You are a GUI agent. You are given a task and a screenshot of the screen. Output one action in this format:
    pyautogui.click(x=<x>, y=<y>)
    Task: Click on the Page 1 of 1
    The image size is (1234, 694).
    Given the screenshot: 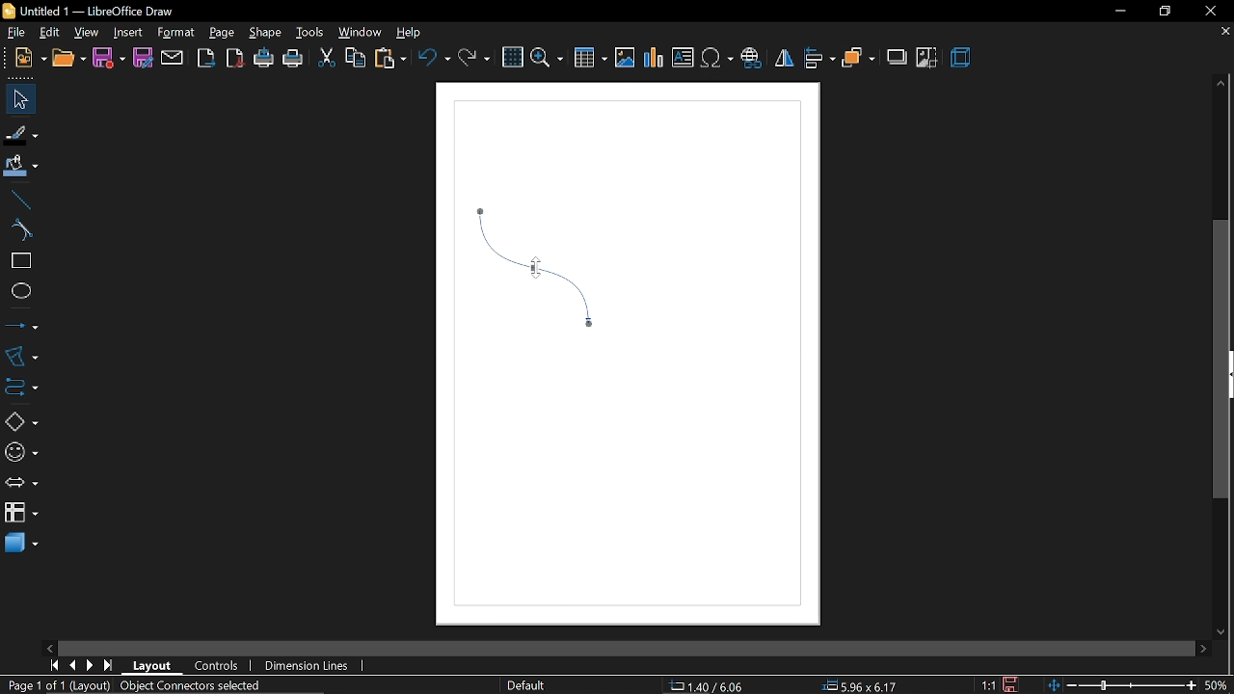 What is the action you would take?
    pyautogui.click(x=37, y=685)
    